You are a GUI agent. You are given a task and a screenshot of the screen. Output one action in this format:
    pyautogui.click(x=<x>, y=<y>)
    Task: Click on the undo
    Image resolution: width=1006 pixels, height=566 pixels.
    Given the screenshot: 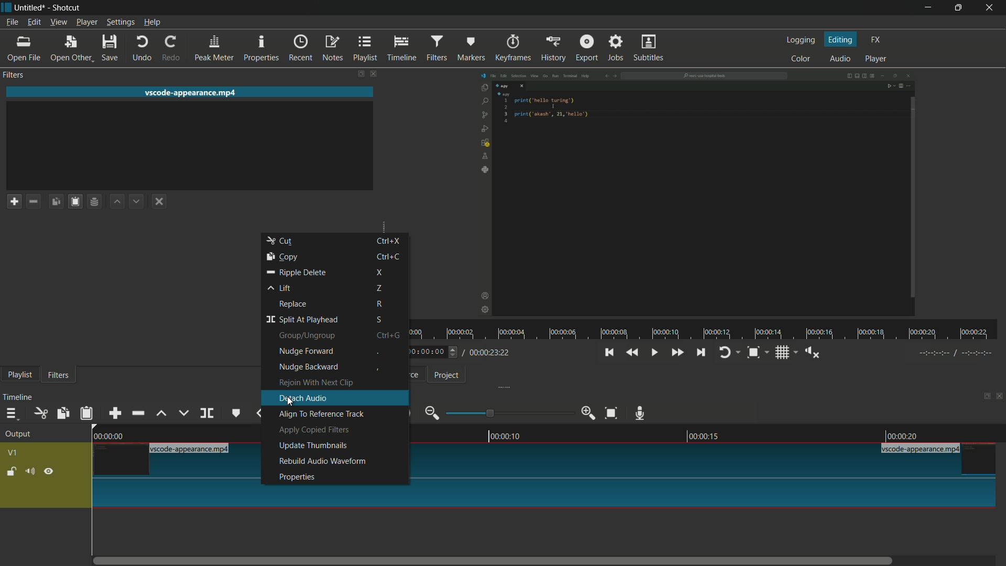 What is the action you would take?
    pyautogui.click(x=144, y=48)
    